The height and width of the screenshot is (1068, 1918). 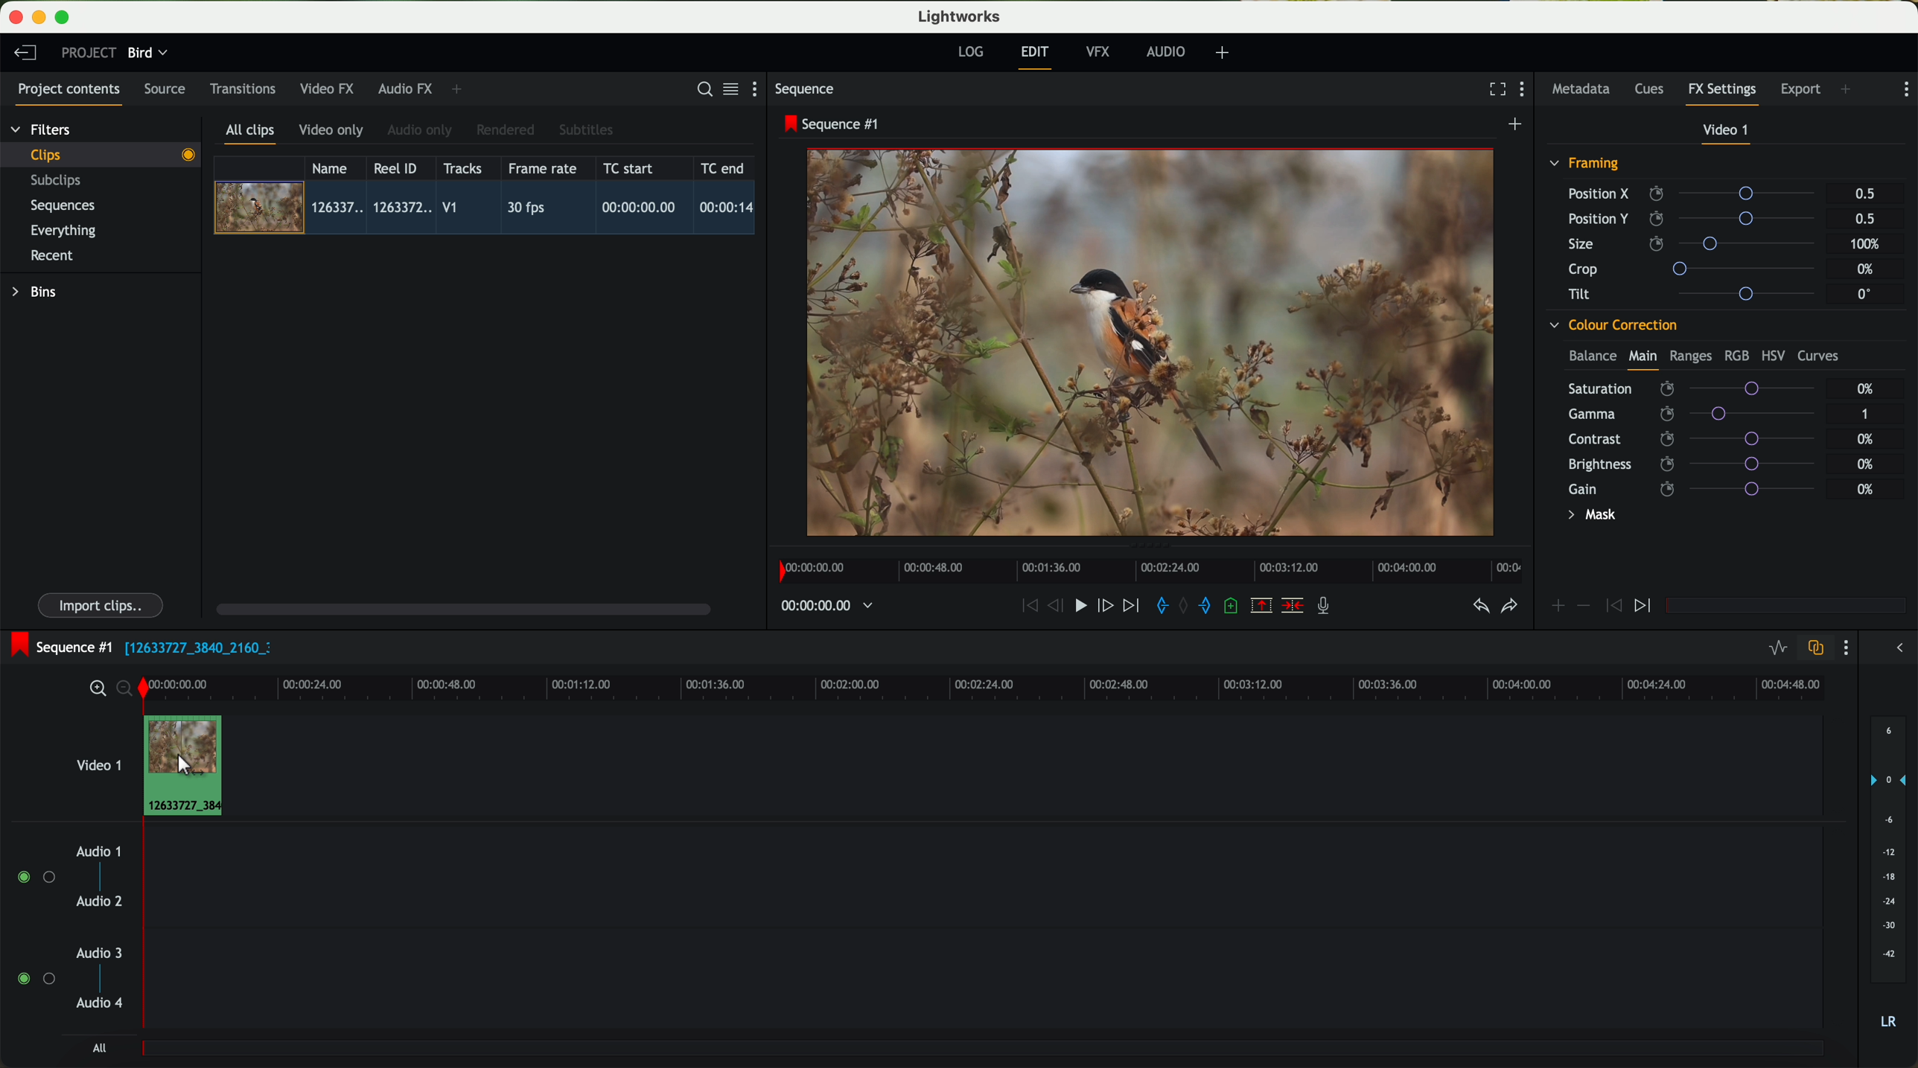 I want to click on audio FX, so click(x=406, y=88).